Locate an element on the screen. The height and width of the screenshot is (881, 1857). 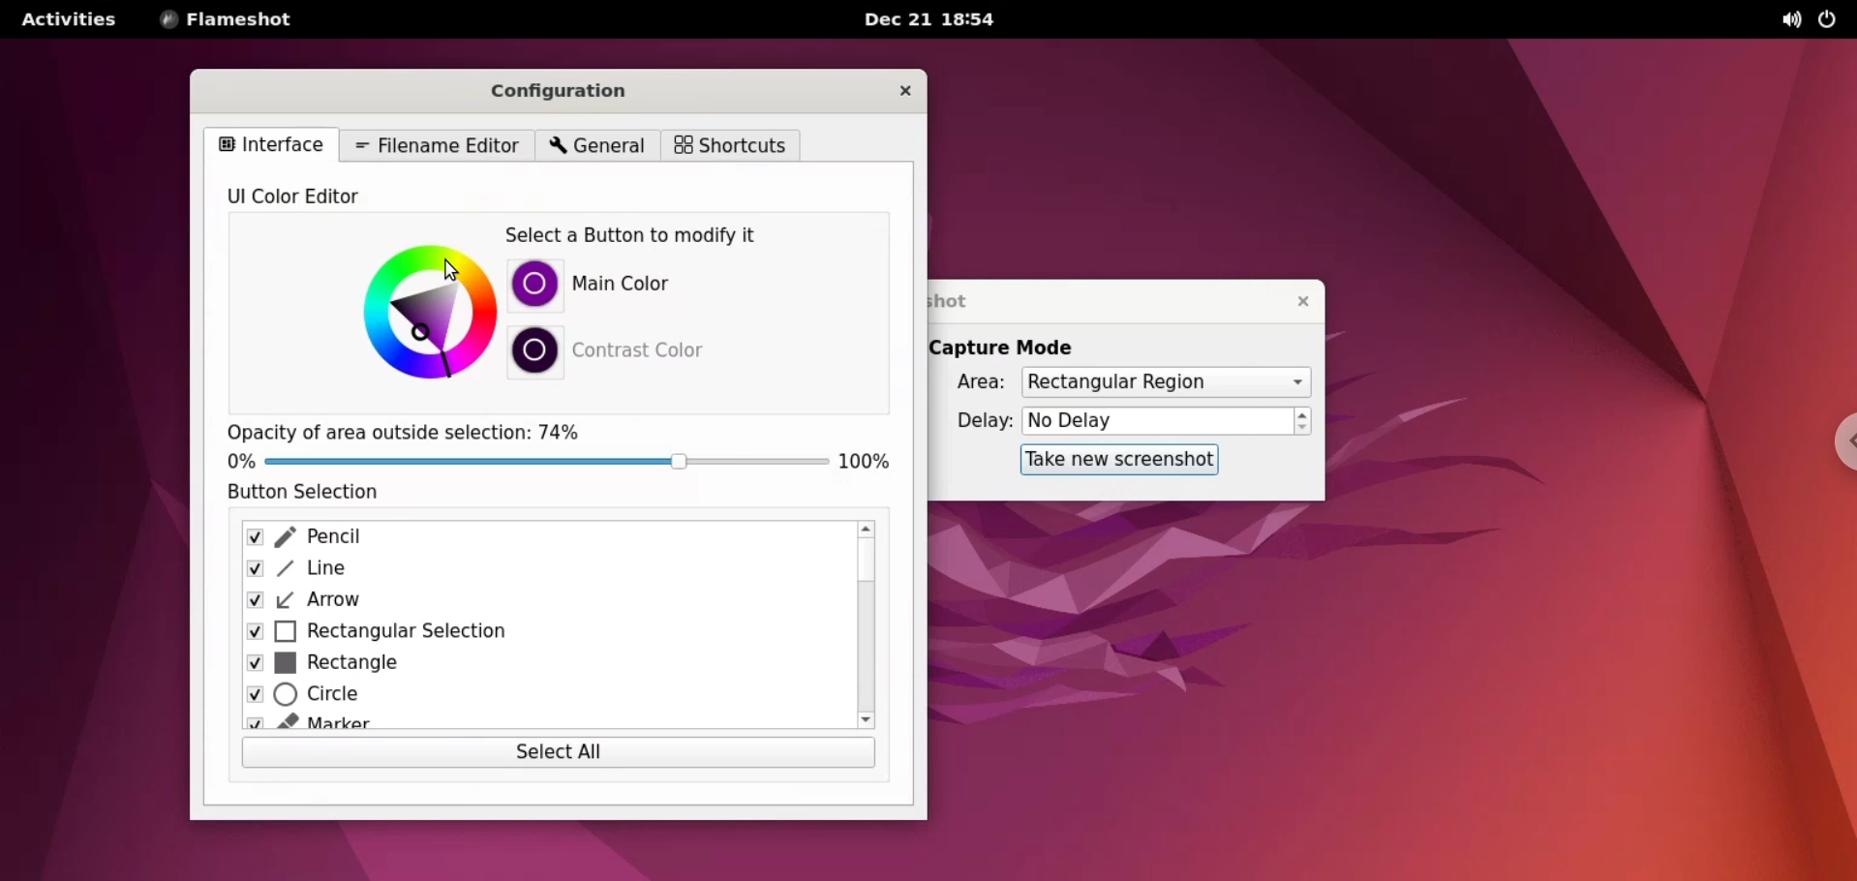
area options is located at coordinates (1166, 383).